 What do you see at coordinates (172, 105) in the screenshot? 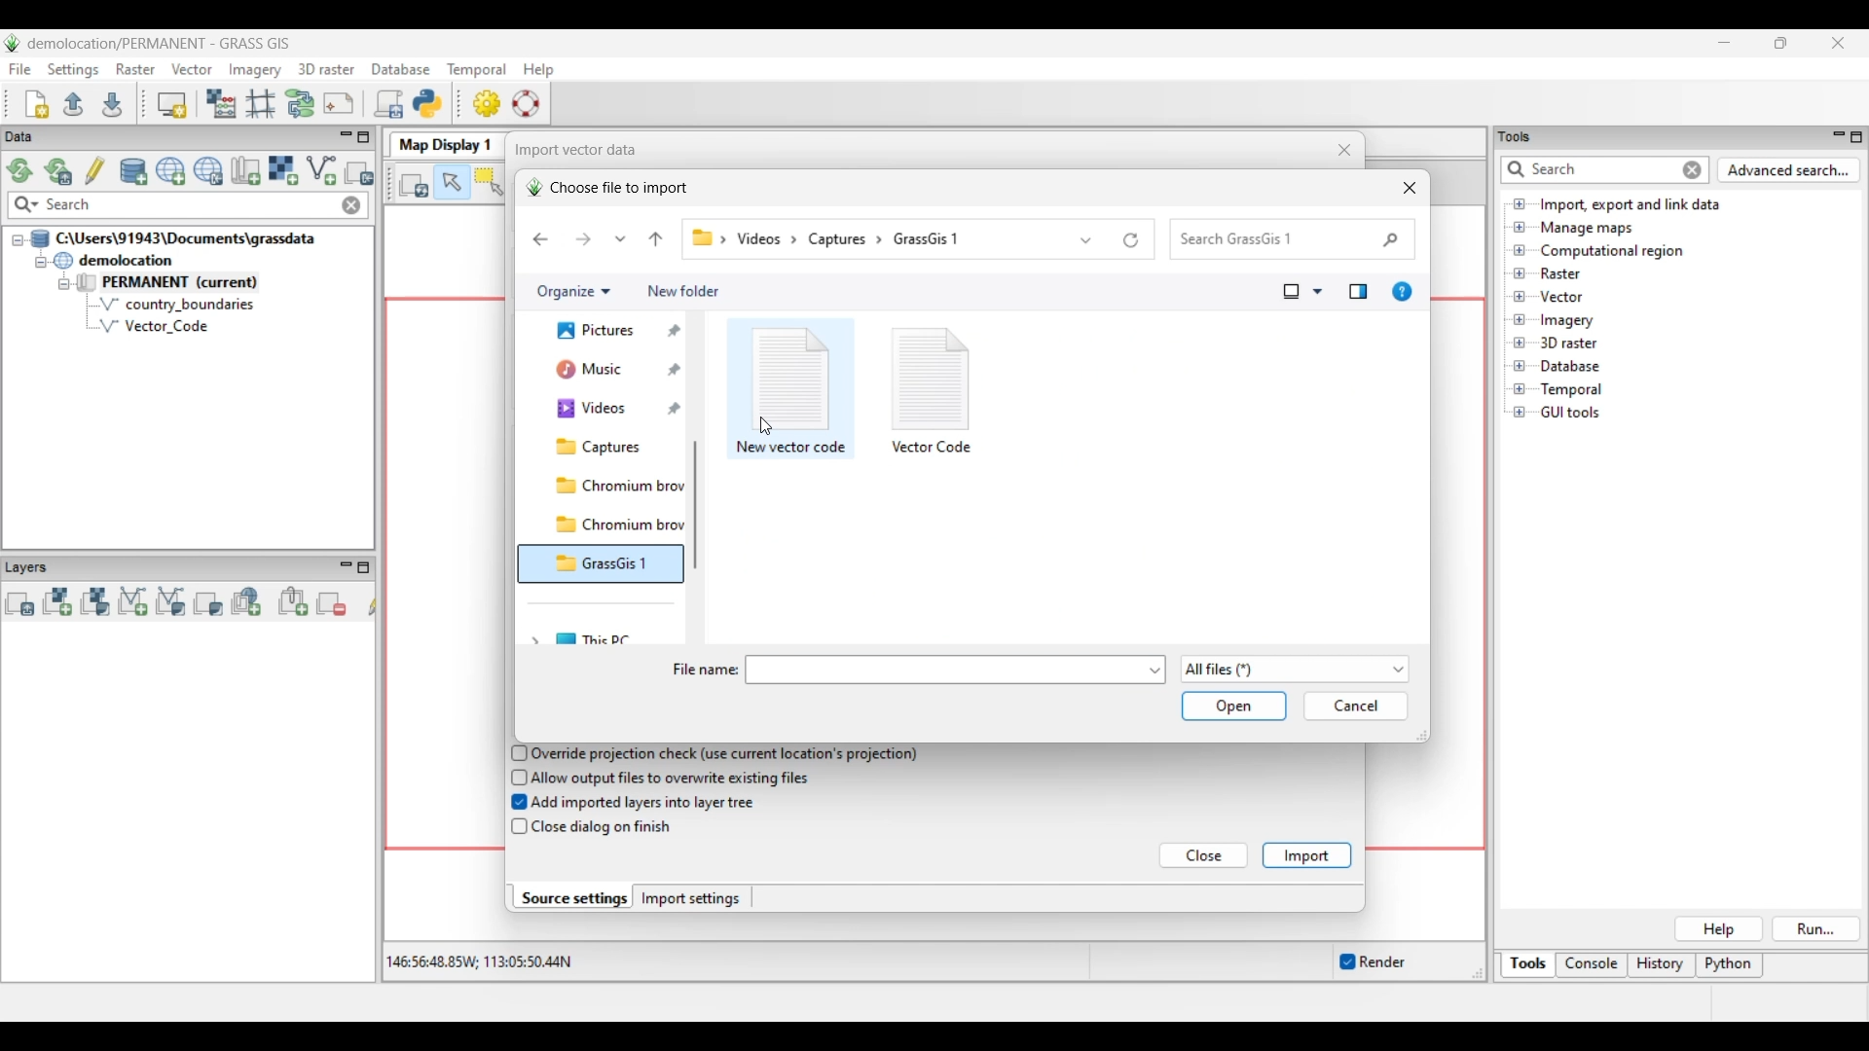
I see `Start new map display` at bounding box center [172, 105].